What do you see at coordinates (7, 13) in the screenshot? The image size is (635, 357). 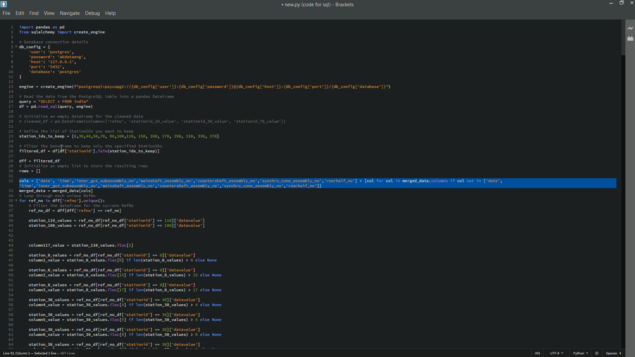 I see `file menu` at bounding box center [7, 13].